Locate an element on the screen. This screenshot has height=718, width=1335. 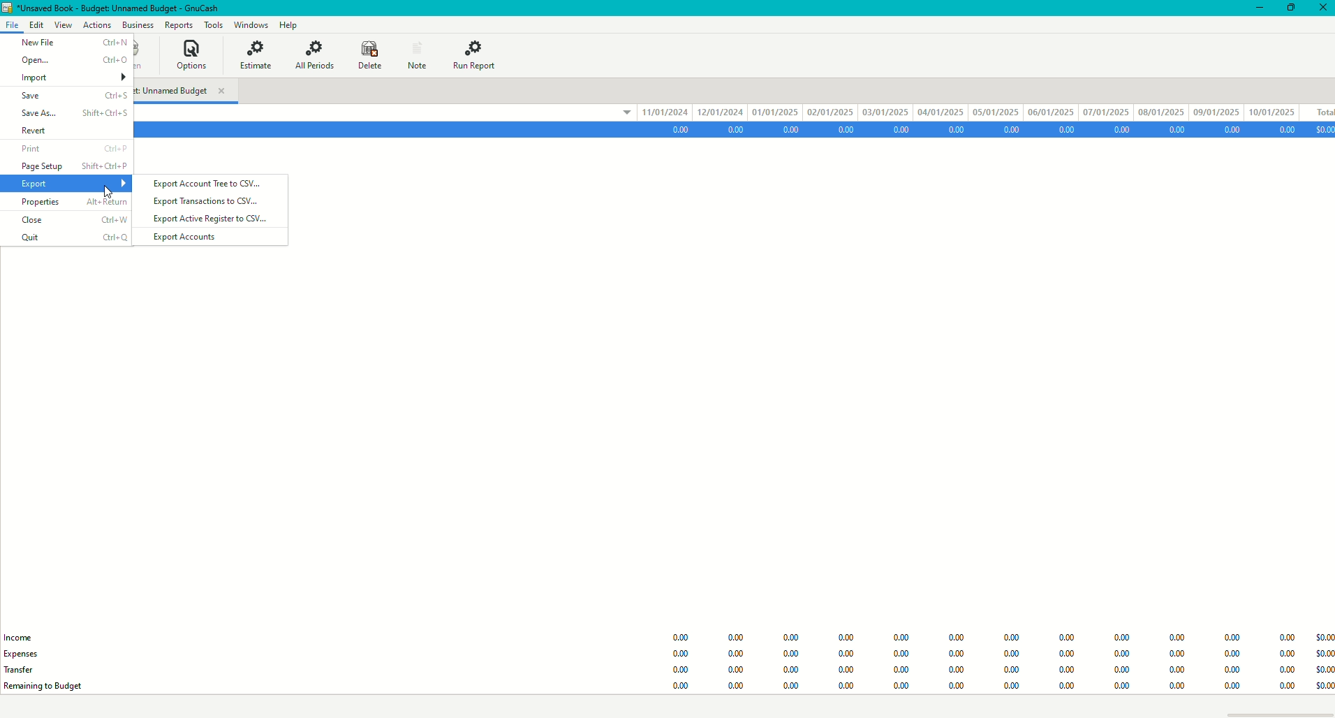
Close is located at coordinates (71, 220).